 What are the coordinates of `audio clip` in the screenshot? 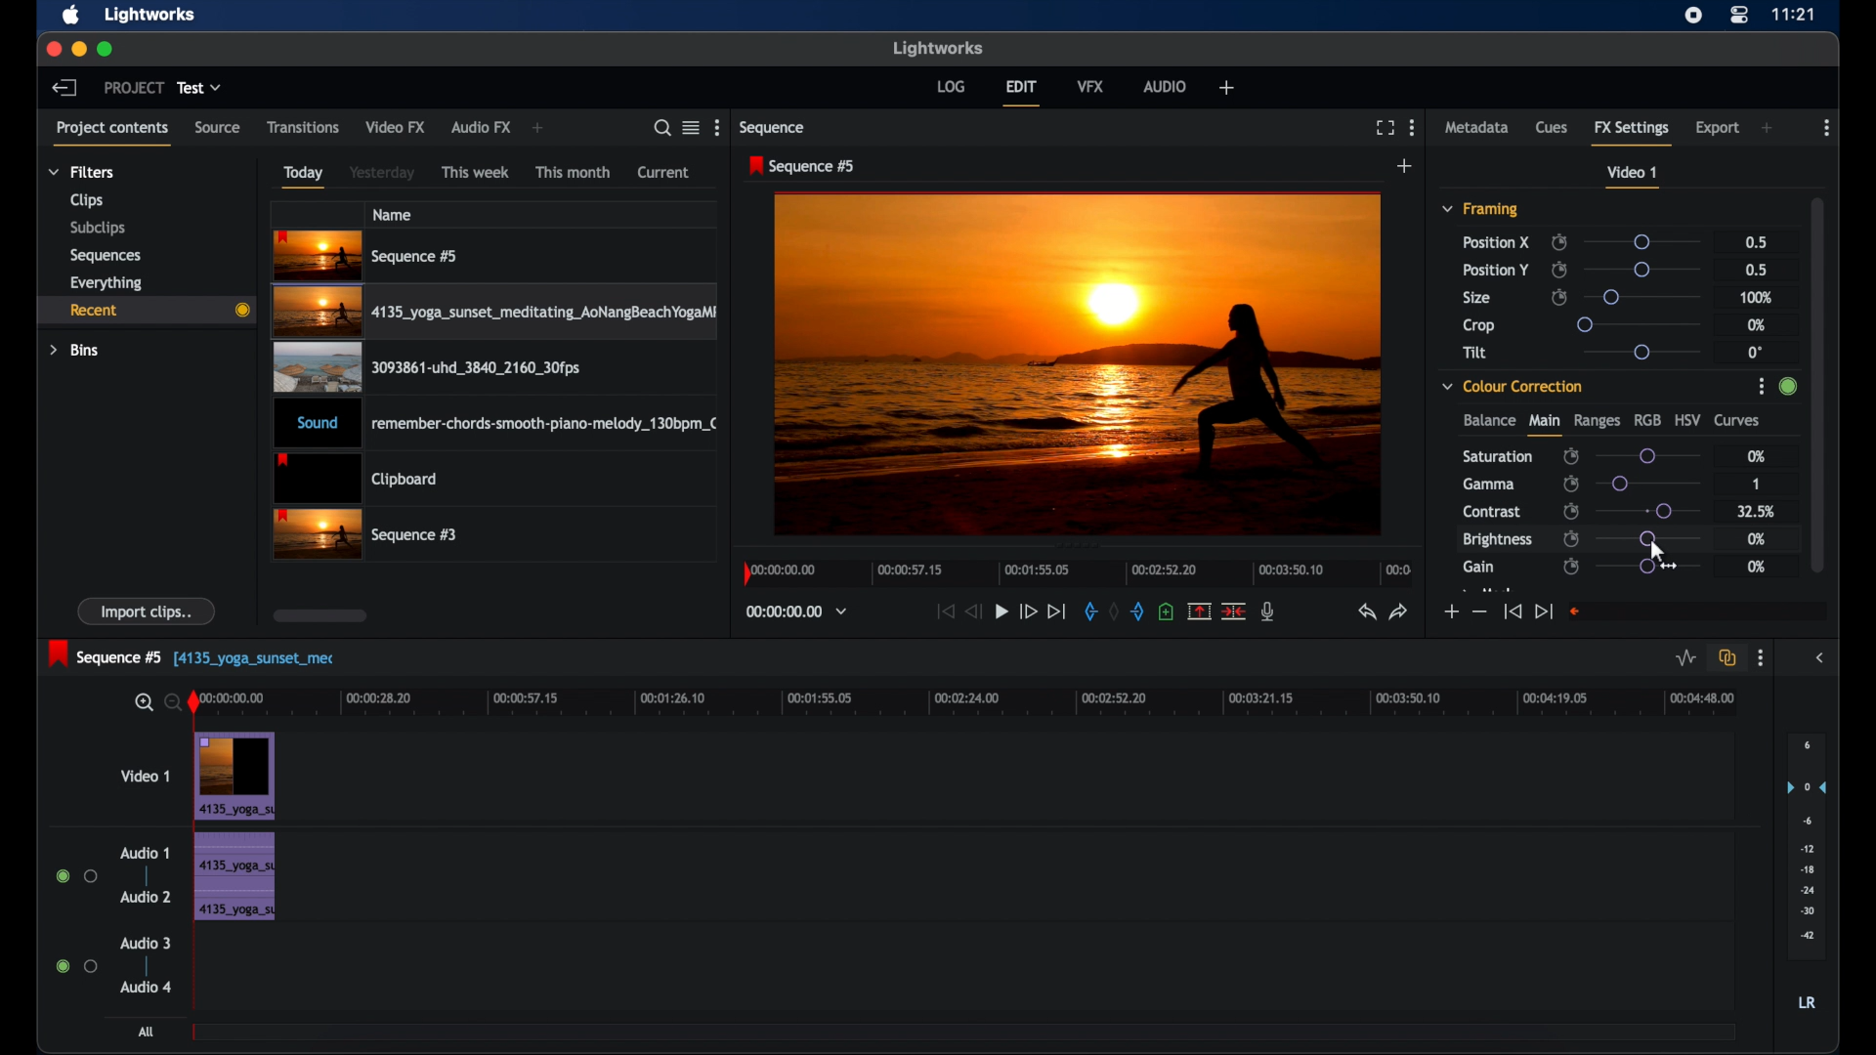 It's located at (498, 425).